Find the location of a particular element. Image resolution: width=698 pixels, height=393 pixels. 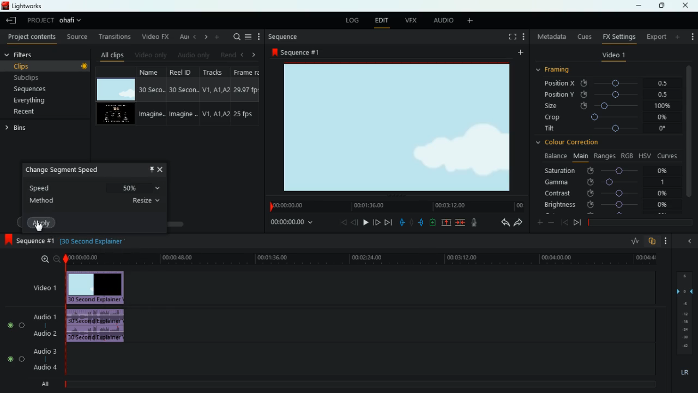

everything is located at coordinates (40, 102).